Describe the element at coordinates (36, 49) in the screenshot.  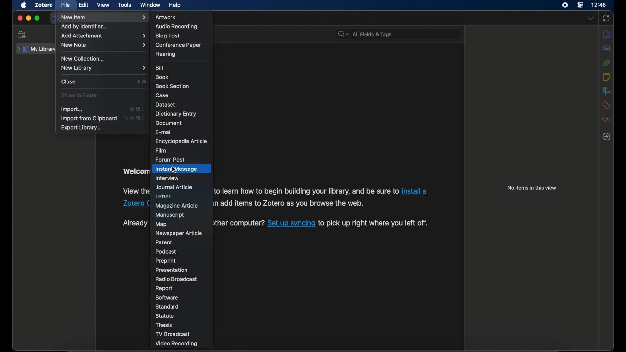
I see `my library` at that location.